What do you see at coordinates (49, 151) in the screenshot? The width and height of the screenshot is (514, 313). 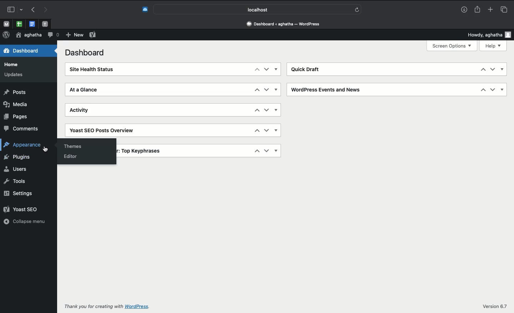 I see `cursor` at bounding box center [49, 151].